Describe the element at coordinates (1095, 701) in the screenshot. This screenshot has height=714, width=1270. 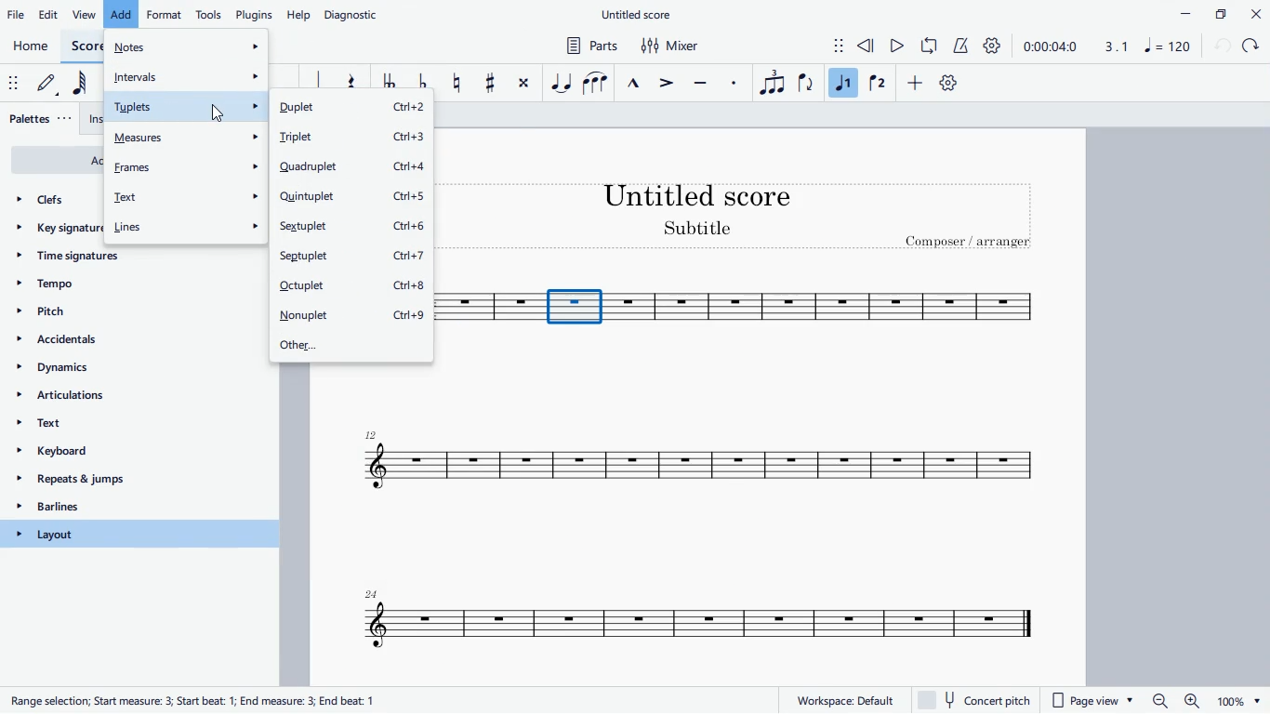
I see `page view` at that location.